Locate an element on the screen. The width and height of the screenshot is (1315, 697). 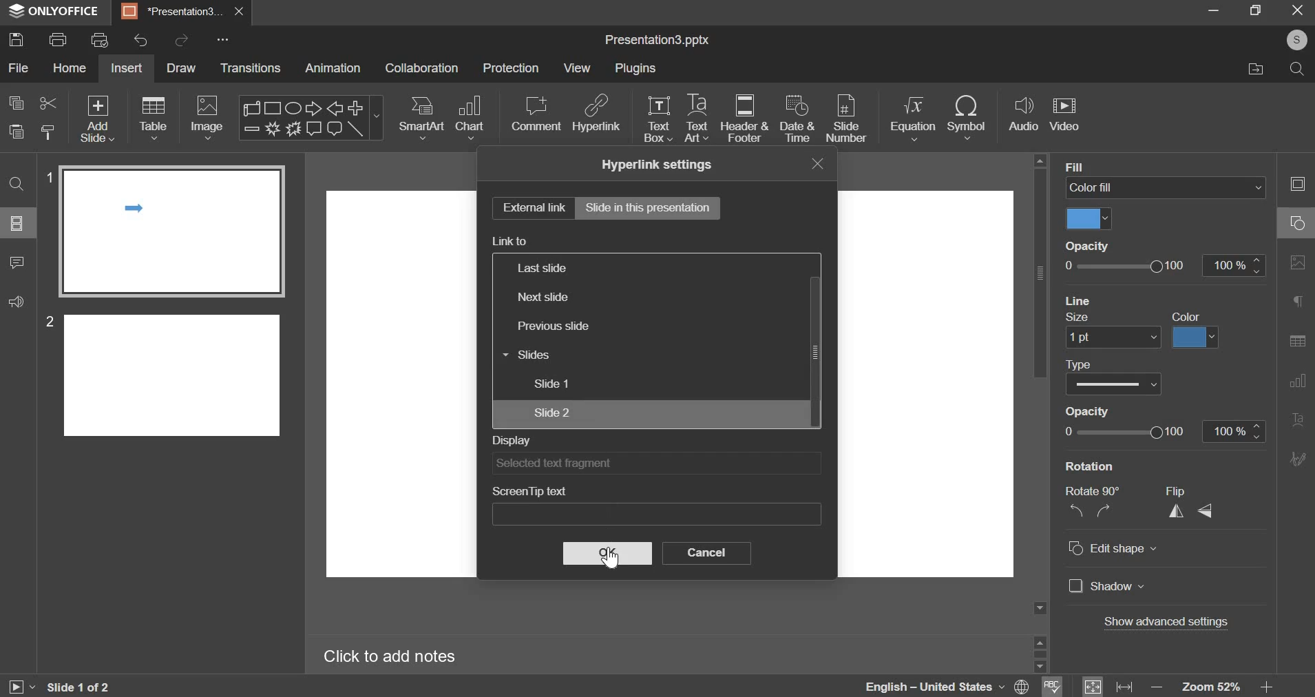
save is located at coordinates (17, 39).